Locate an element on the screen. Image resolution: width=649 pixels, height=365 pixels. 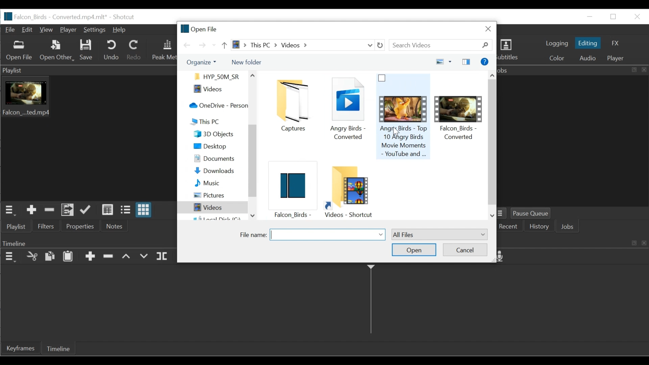
Open Other is located at coordinates (56, 50).